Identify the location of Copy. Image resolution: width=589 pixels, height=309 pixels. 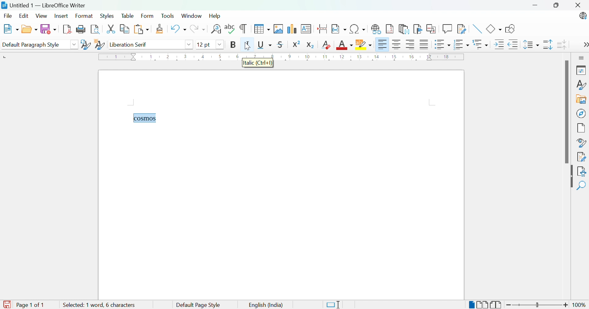
(126, 29).